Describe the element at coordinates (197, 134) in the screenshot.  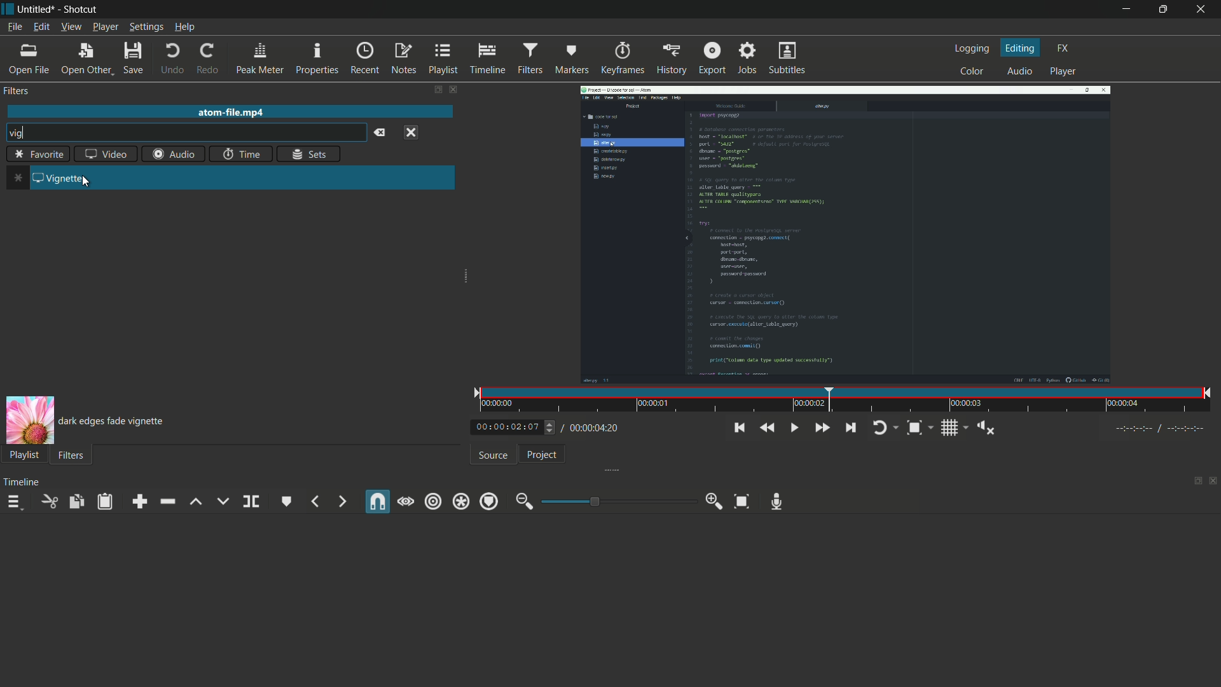
I see `search bar` at that location.